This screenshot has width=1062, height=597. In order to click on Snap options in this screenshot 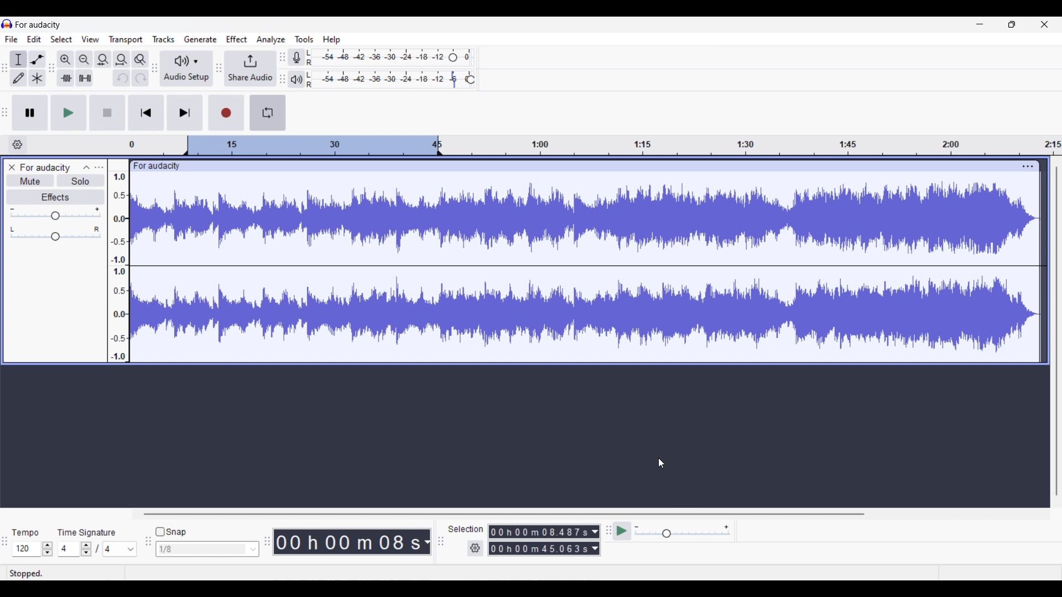, I will do `click(207, 549)`.